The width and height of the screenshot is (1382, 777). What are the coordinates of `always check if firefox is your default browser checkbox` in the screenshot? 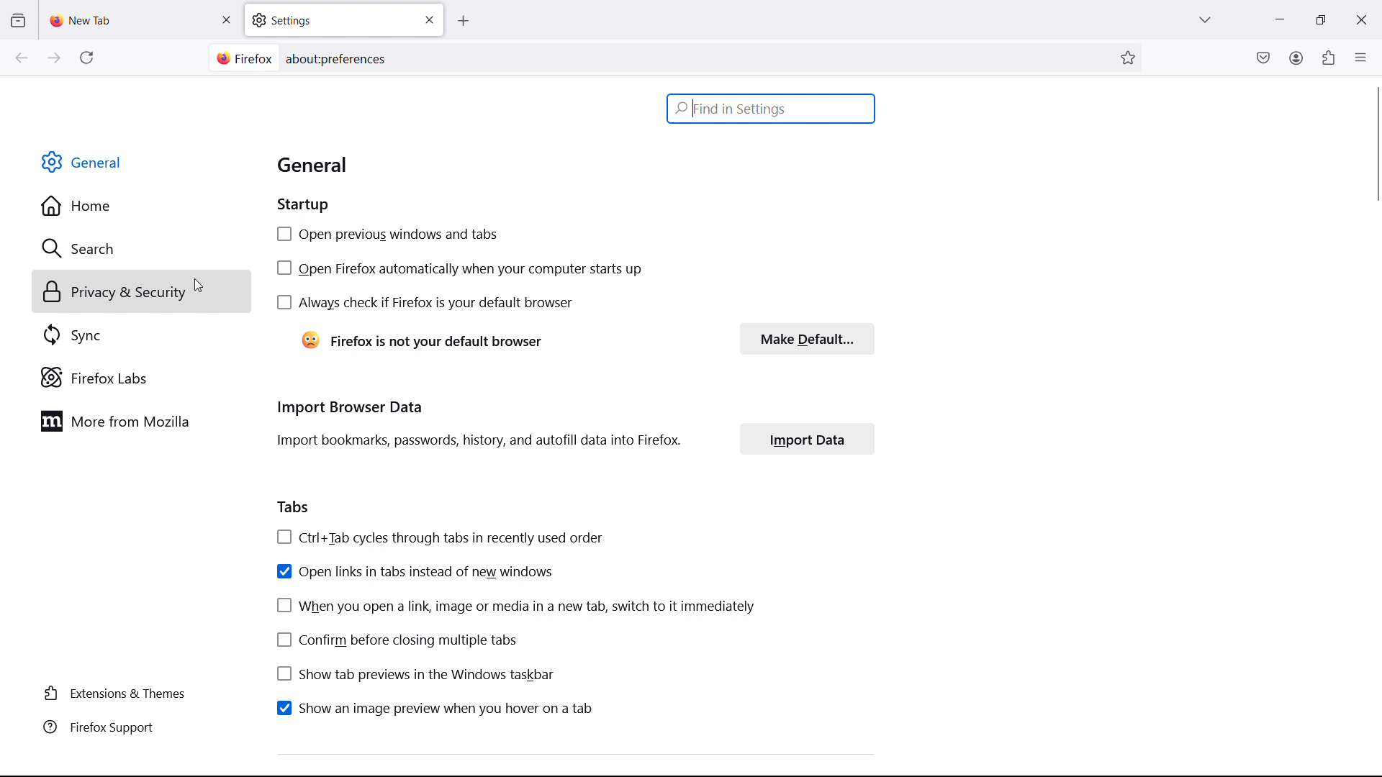 It's located at (425, 303).